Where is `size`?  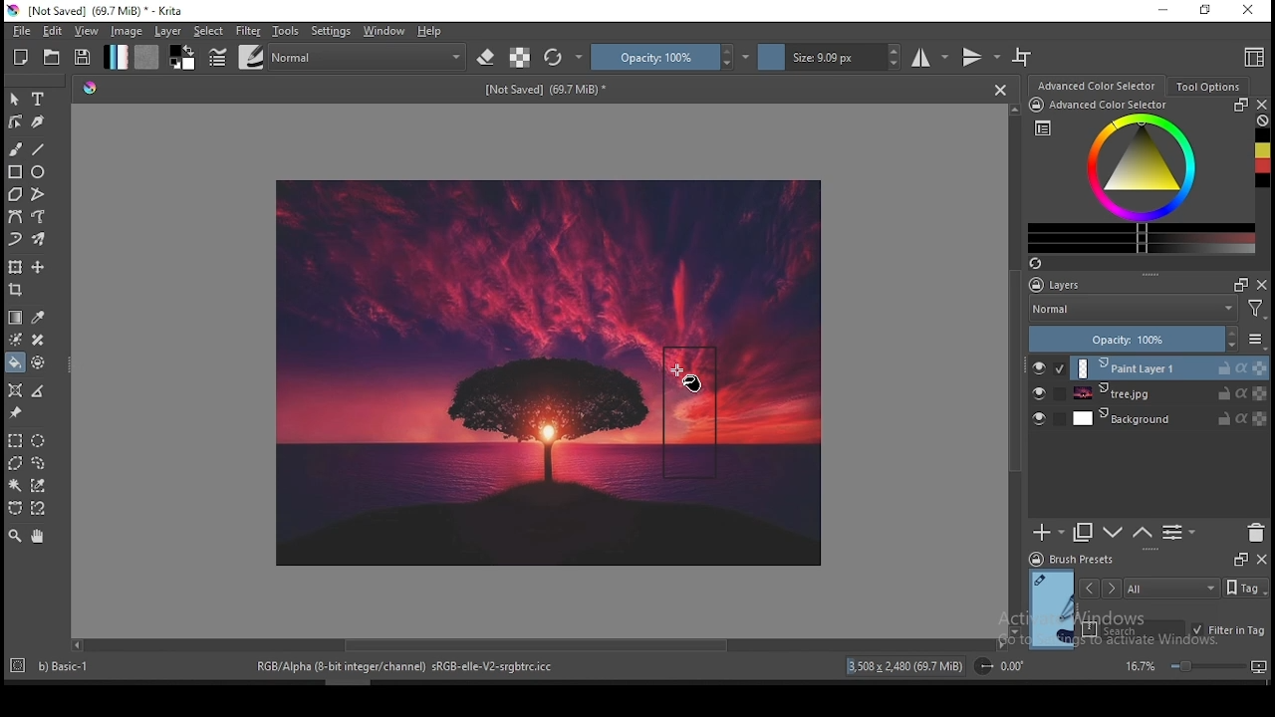
size is located at coordinates (830, 58).